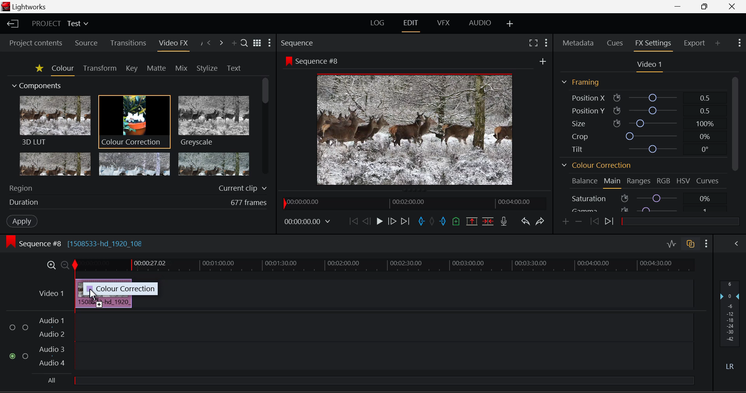  I want to click on Go Forward, so click(392, 223).